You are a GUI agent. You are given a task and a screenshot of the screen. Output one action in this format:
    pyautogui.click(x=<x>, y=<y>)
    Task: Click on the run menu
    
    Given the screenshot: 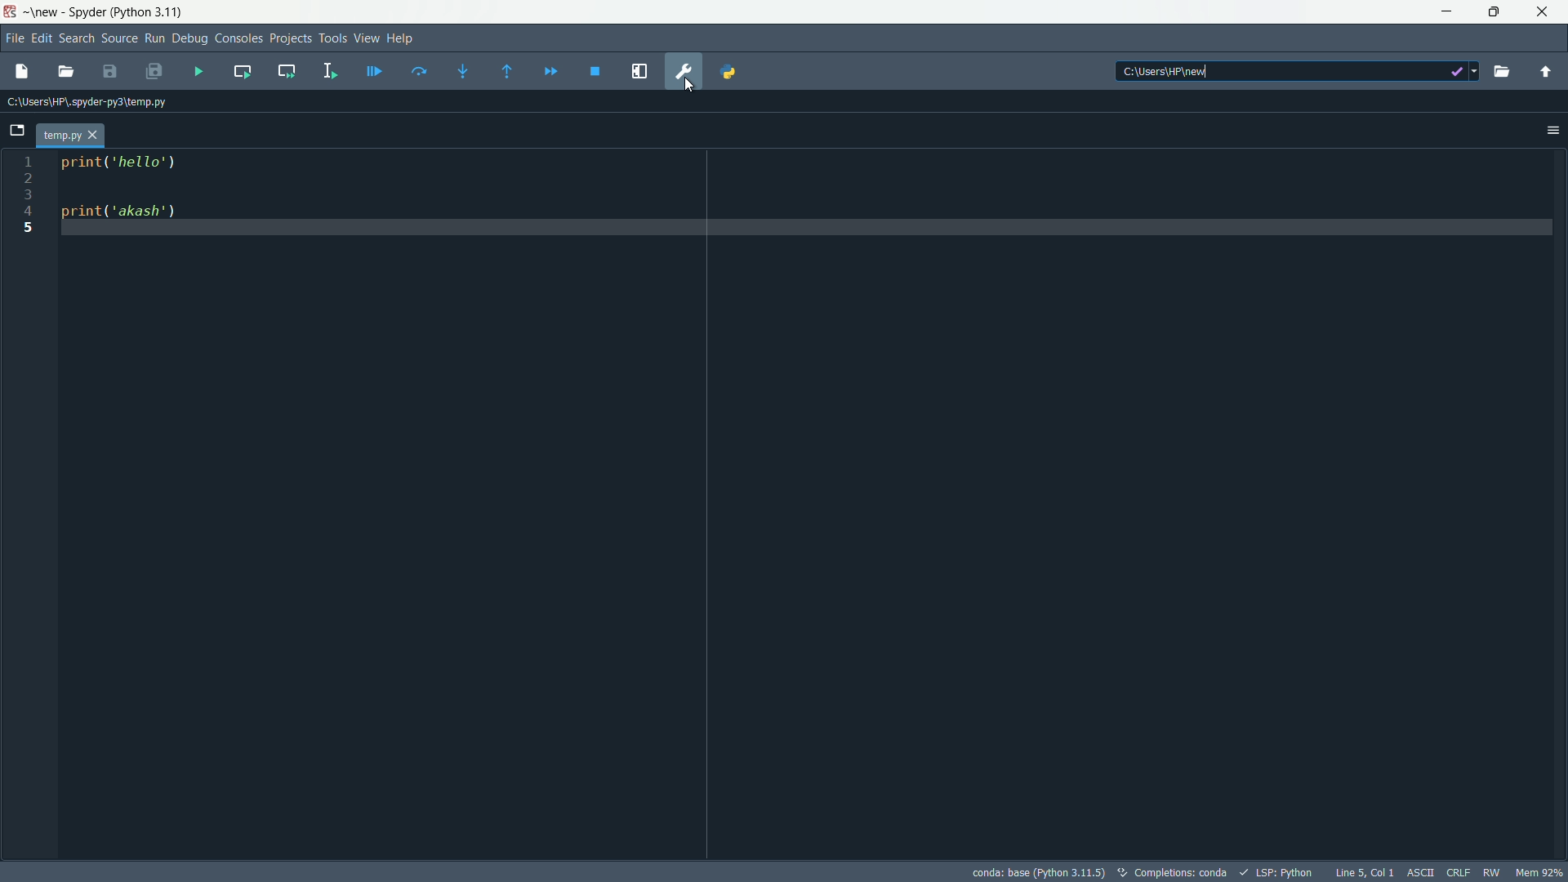 What is the action you would take?
    pyautogui.click(x=154, y=38)
    